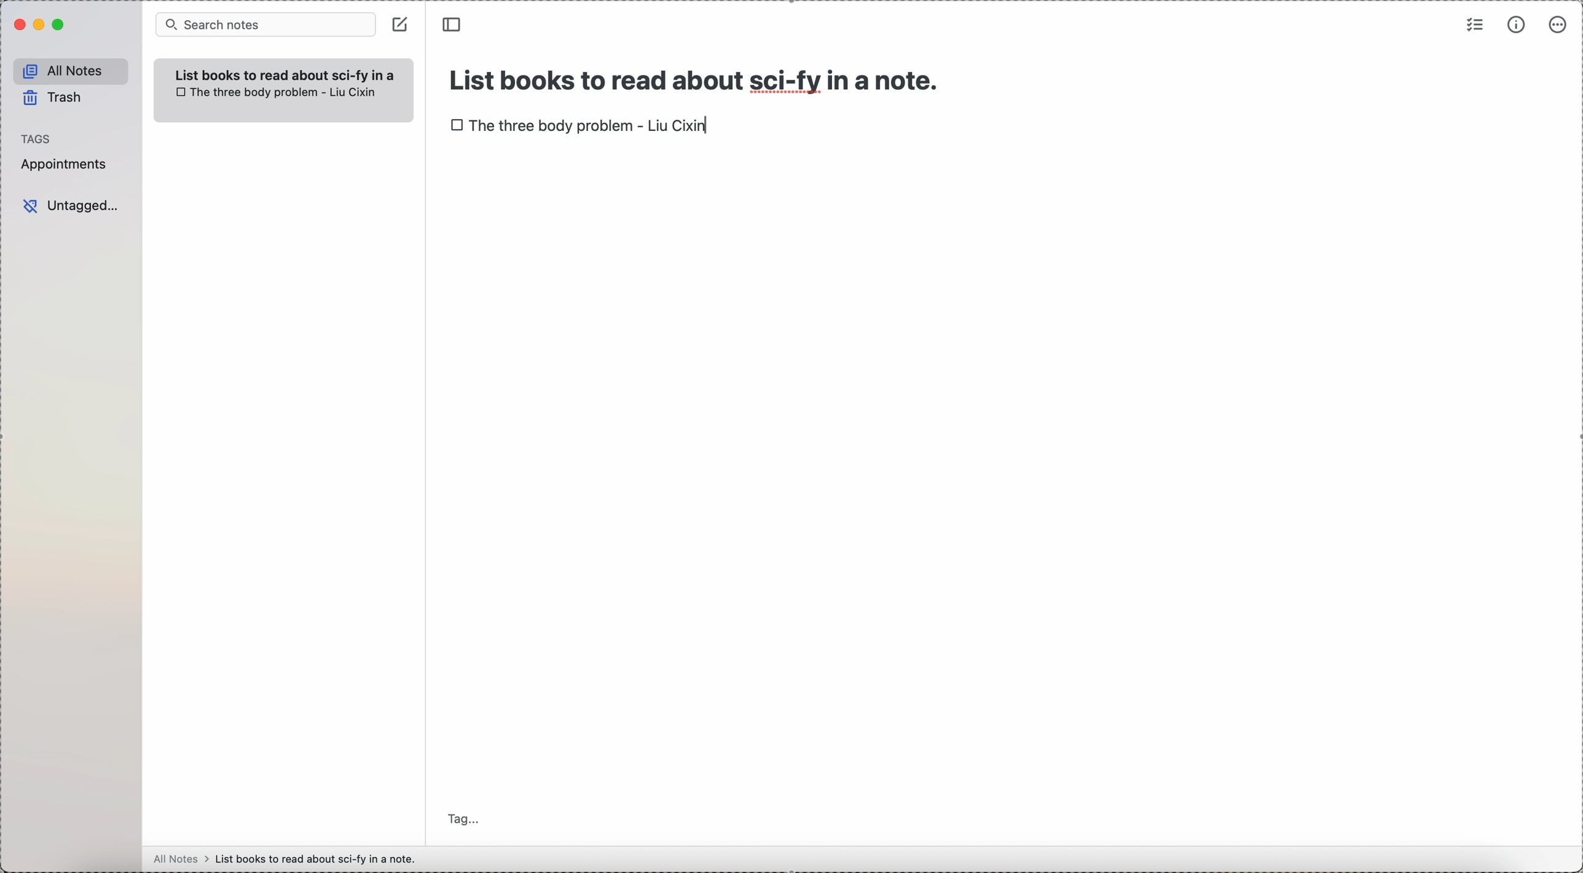  What do you see at coordinates (592, 127) in the screenshot?
I see `first book` at bounding box center [592, 127].